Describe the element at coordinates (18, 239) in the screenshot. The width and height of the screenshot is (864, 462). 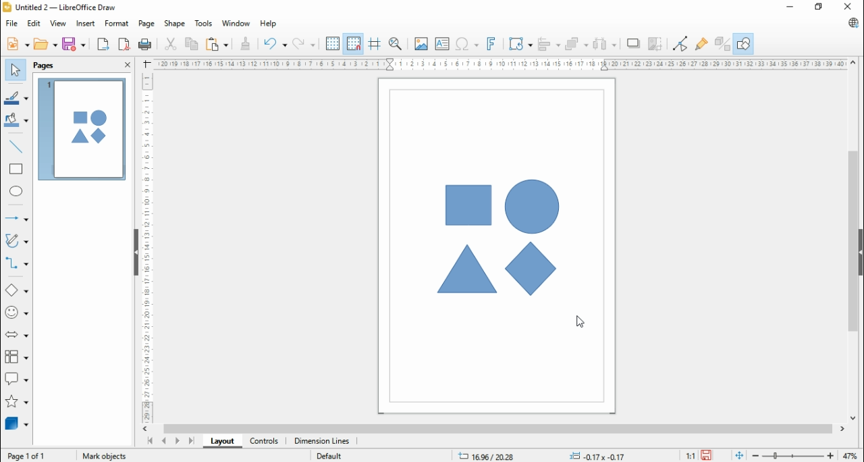
I see `curves and polygons` at that location.